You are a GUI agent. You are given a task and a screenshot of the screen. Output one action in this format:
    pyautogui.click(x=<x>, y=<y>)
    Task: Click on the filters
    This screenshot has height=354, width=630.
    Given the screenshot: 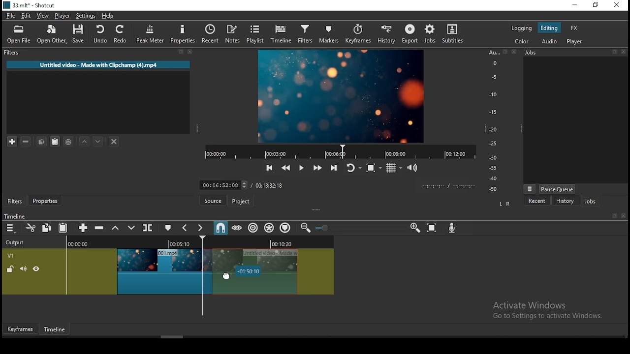 What is the action you would take?
    pyautogui.click(x=15, y=201)
    